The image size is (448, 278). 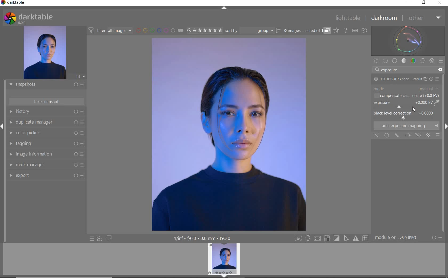 What do you see at coordinates (45, 175) in the screenshot?
I see `EXPORT` at bounding box center [45, 175].